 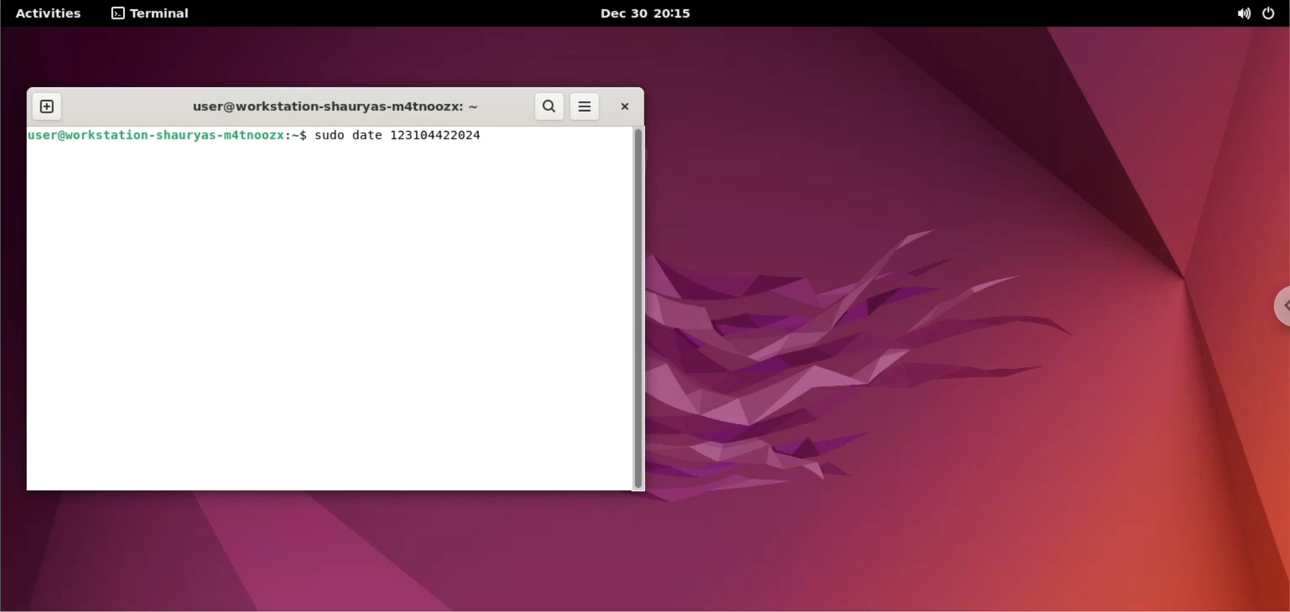 I want to click on power options, so click(x=1272, y=14).